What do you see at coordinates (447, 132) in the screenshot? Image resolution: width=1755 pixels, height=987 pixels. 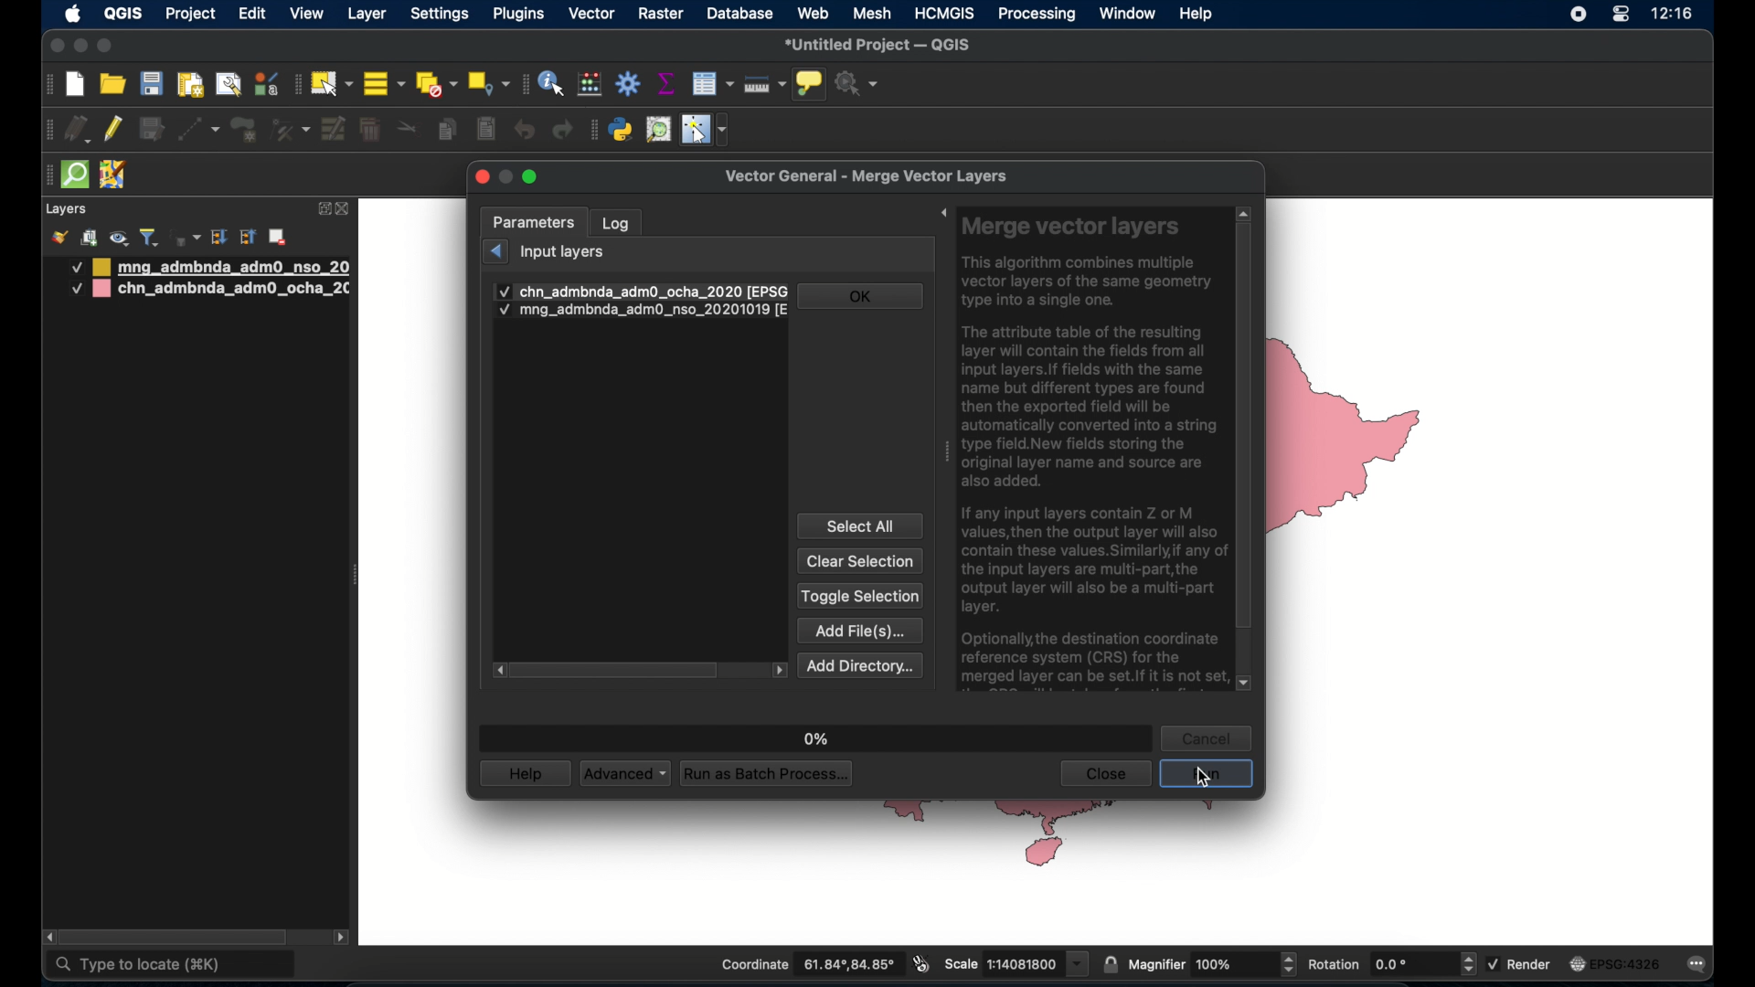 I see `copy features` at bounding box center [447, 132].